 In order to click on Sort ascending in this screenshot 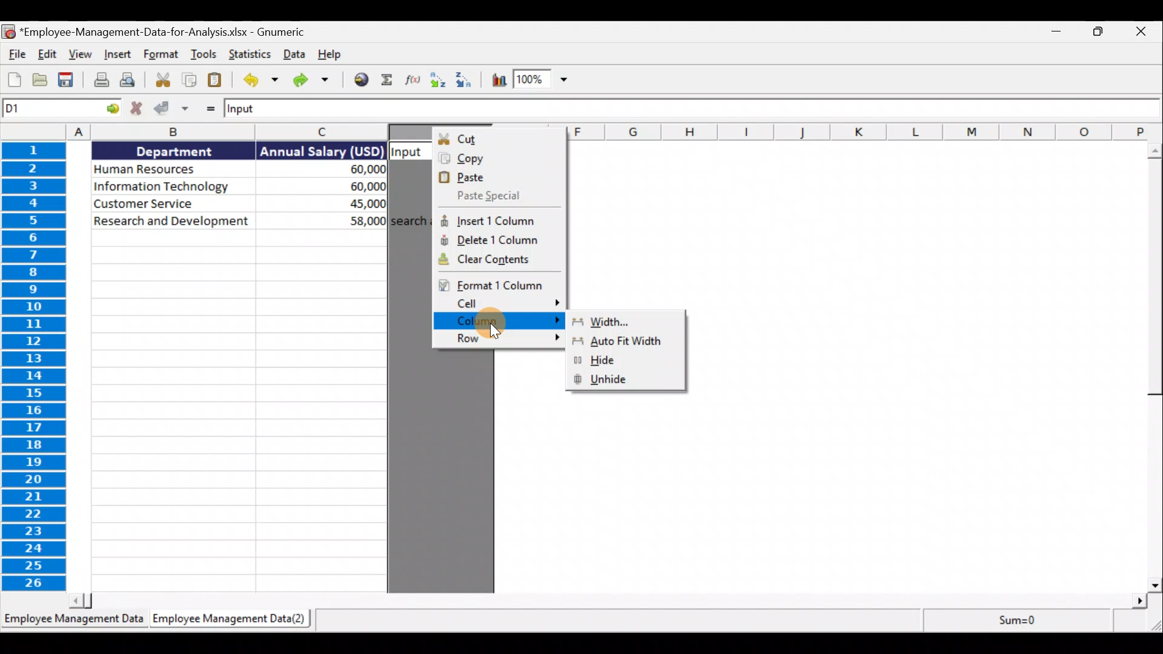, I will do `click(436, 82)`.